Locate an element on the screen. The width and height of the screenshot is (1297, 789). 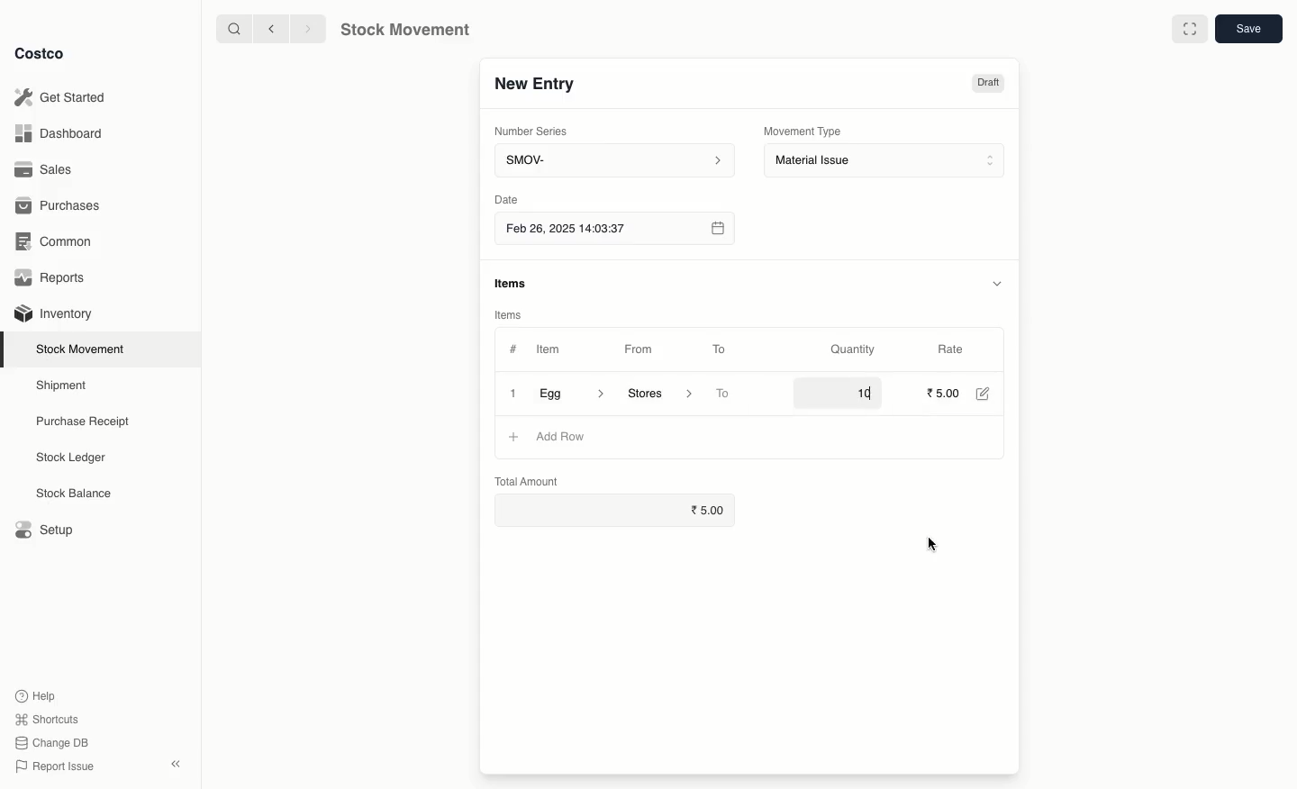
Shortcuts is located at coordinates (47, 717).